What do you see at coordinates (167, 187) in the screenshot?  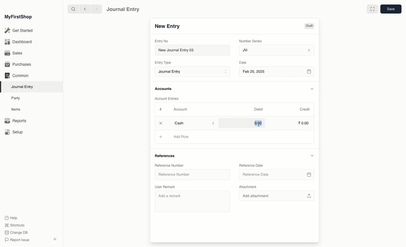 I see `User Remark` at bounding box center [167, 187].